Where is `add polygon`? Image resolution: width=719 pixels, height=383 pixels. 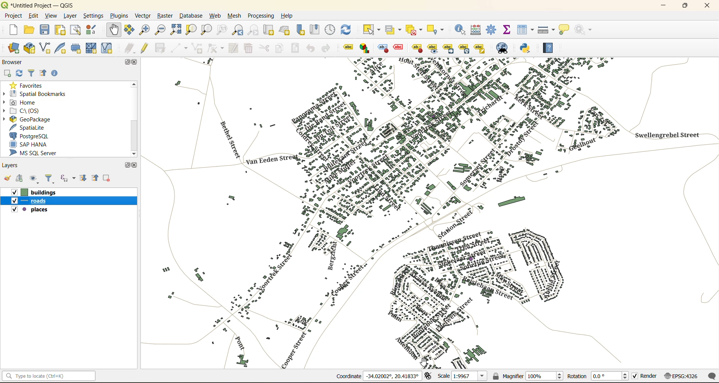 add polygon is located at coordinates (199, 49).